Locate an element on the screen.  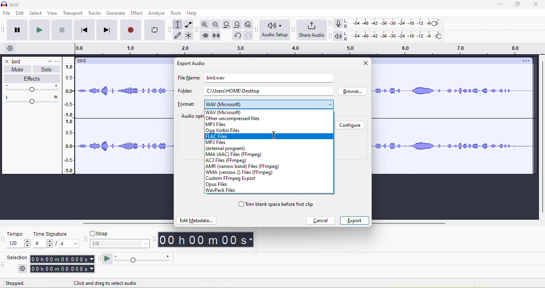
bird is located at coordinates (18, 61).